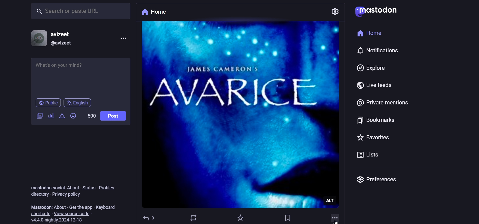 Image resolution: width=479 pixels, height=224 pixels. What do you see at coordinates (374, 50) in the screenshot?
I see `notification` at bounding box center [374, 50].